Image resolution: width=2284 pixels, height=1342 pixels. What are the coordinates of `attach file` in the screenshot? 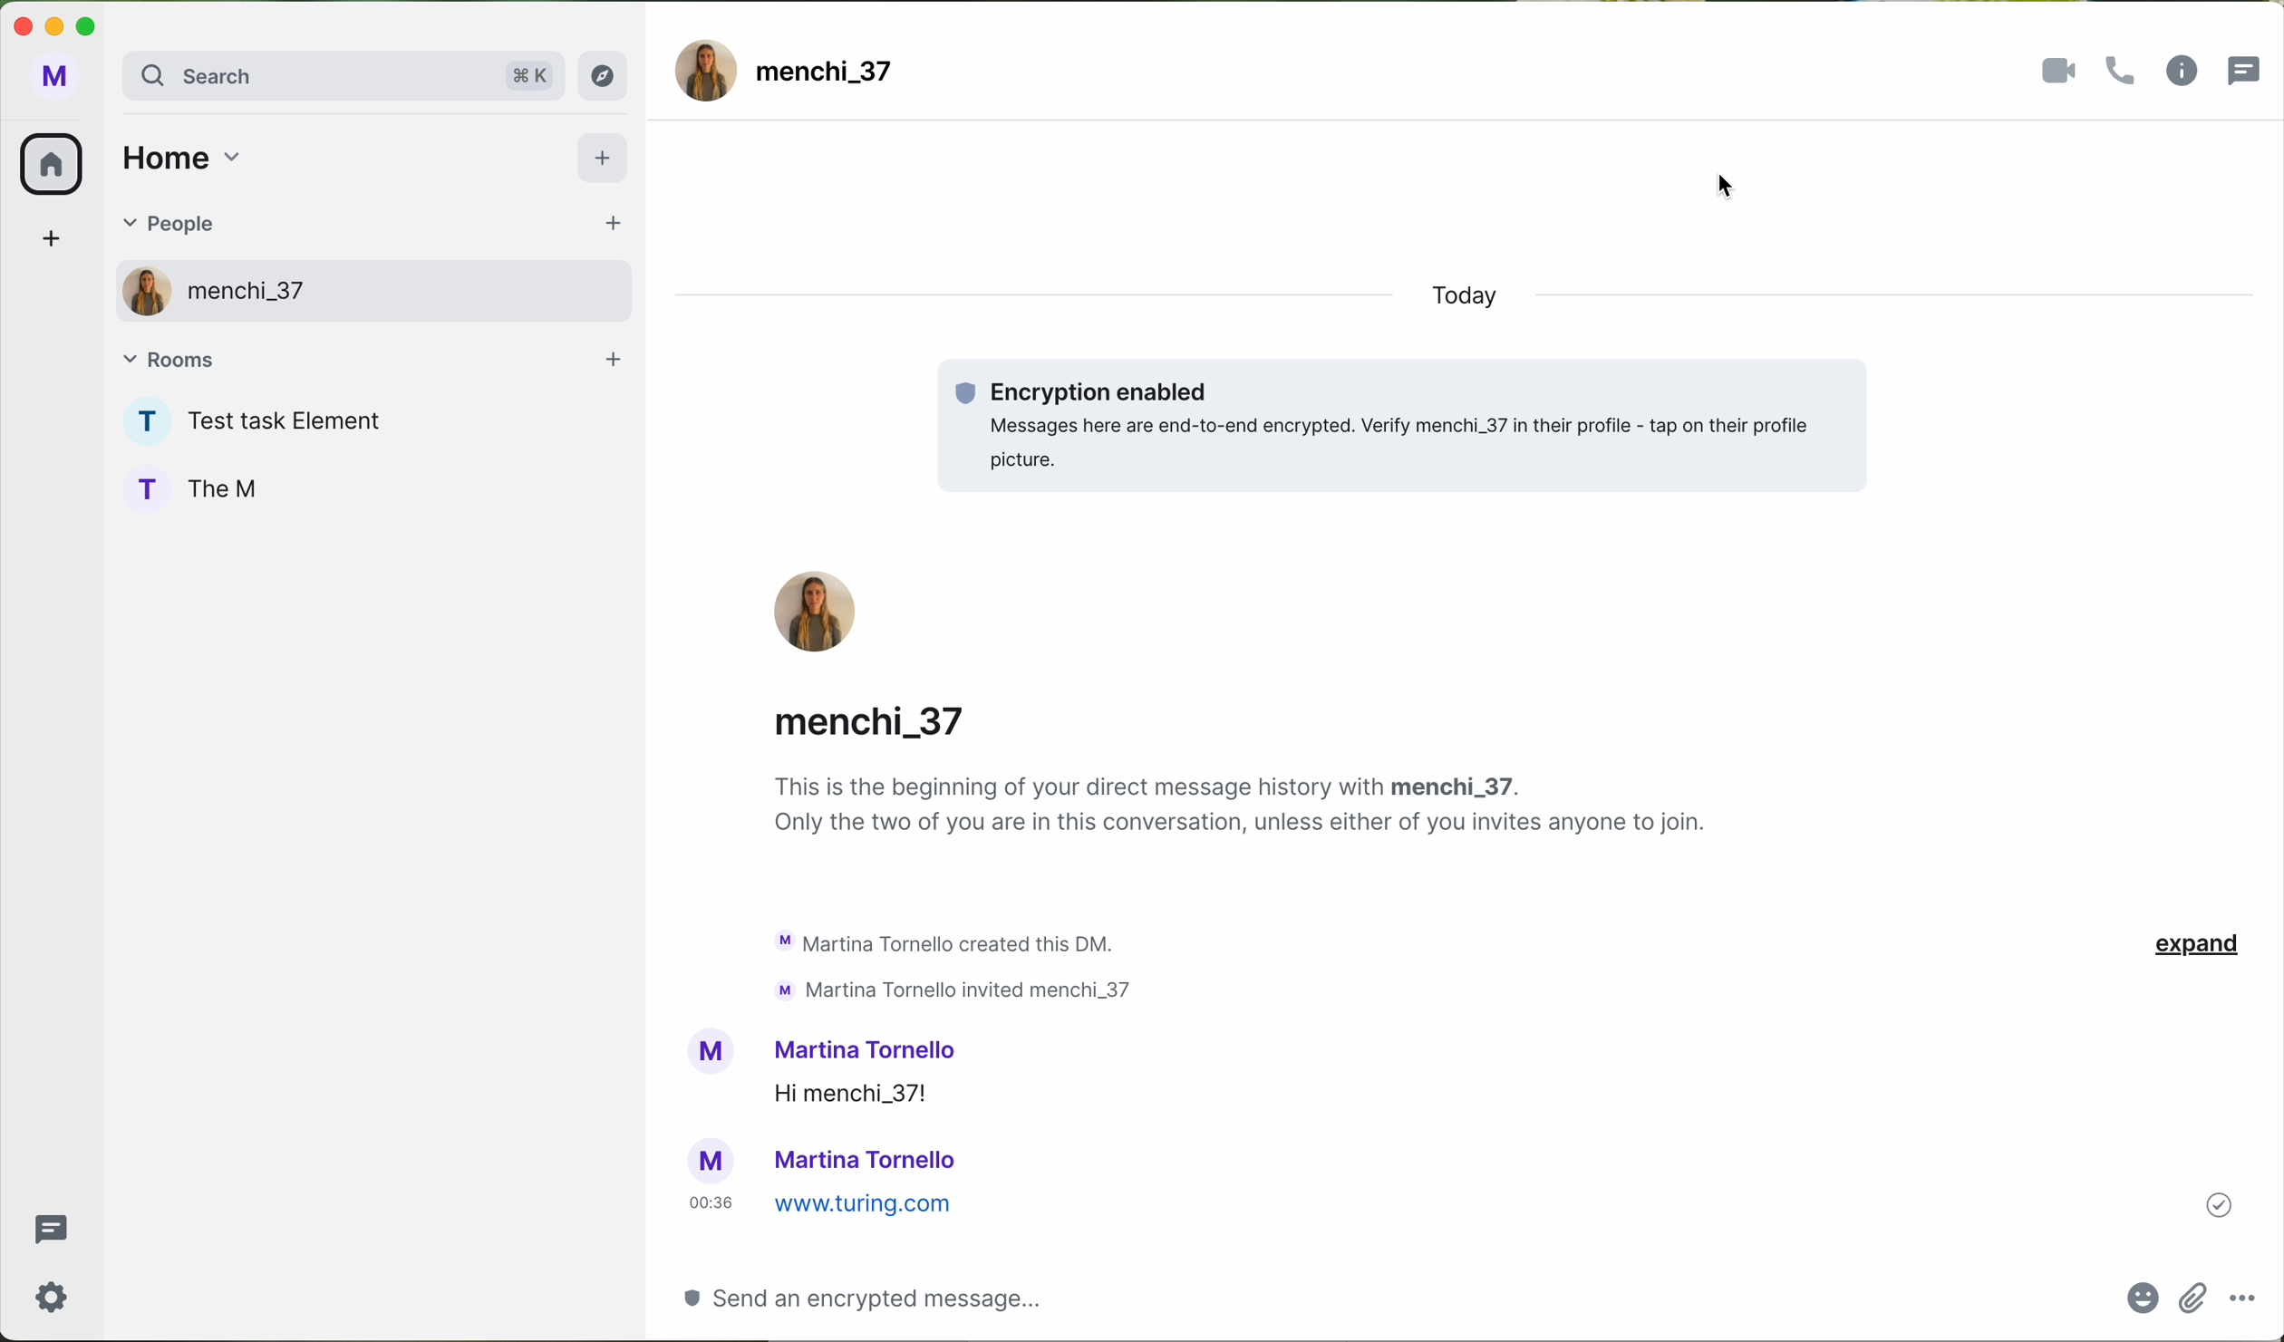 It's located at (2191, 1302).